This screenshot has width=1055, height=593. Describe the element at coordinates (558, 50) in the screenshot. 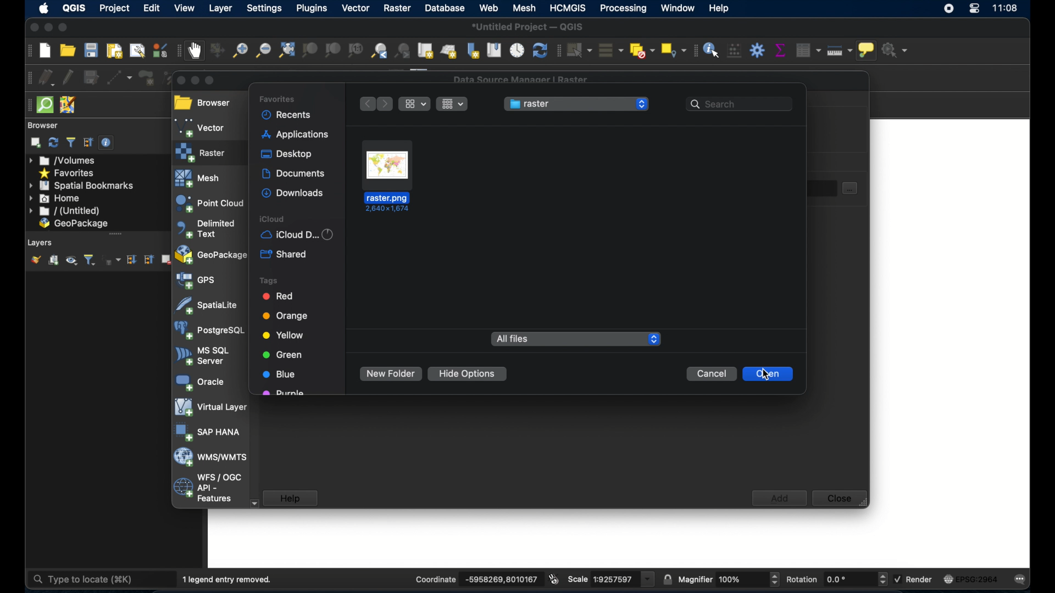

I see `selection toolbar` at that location.